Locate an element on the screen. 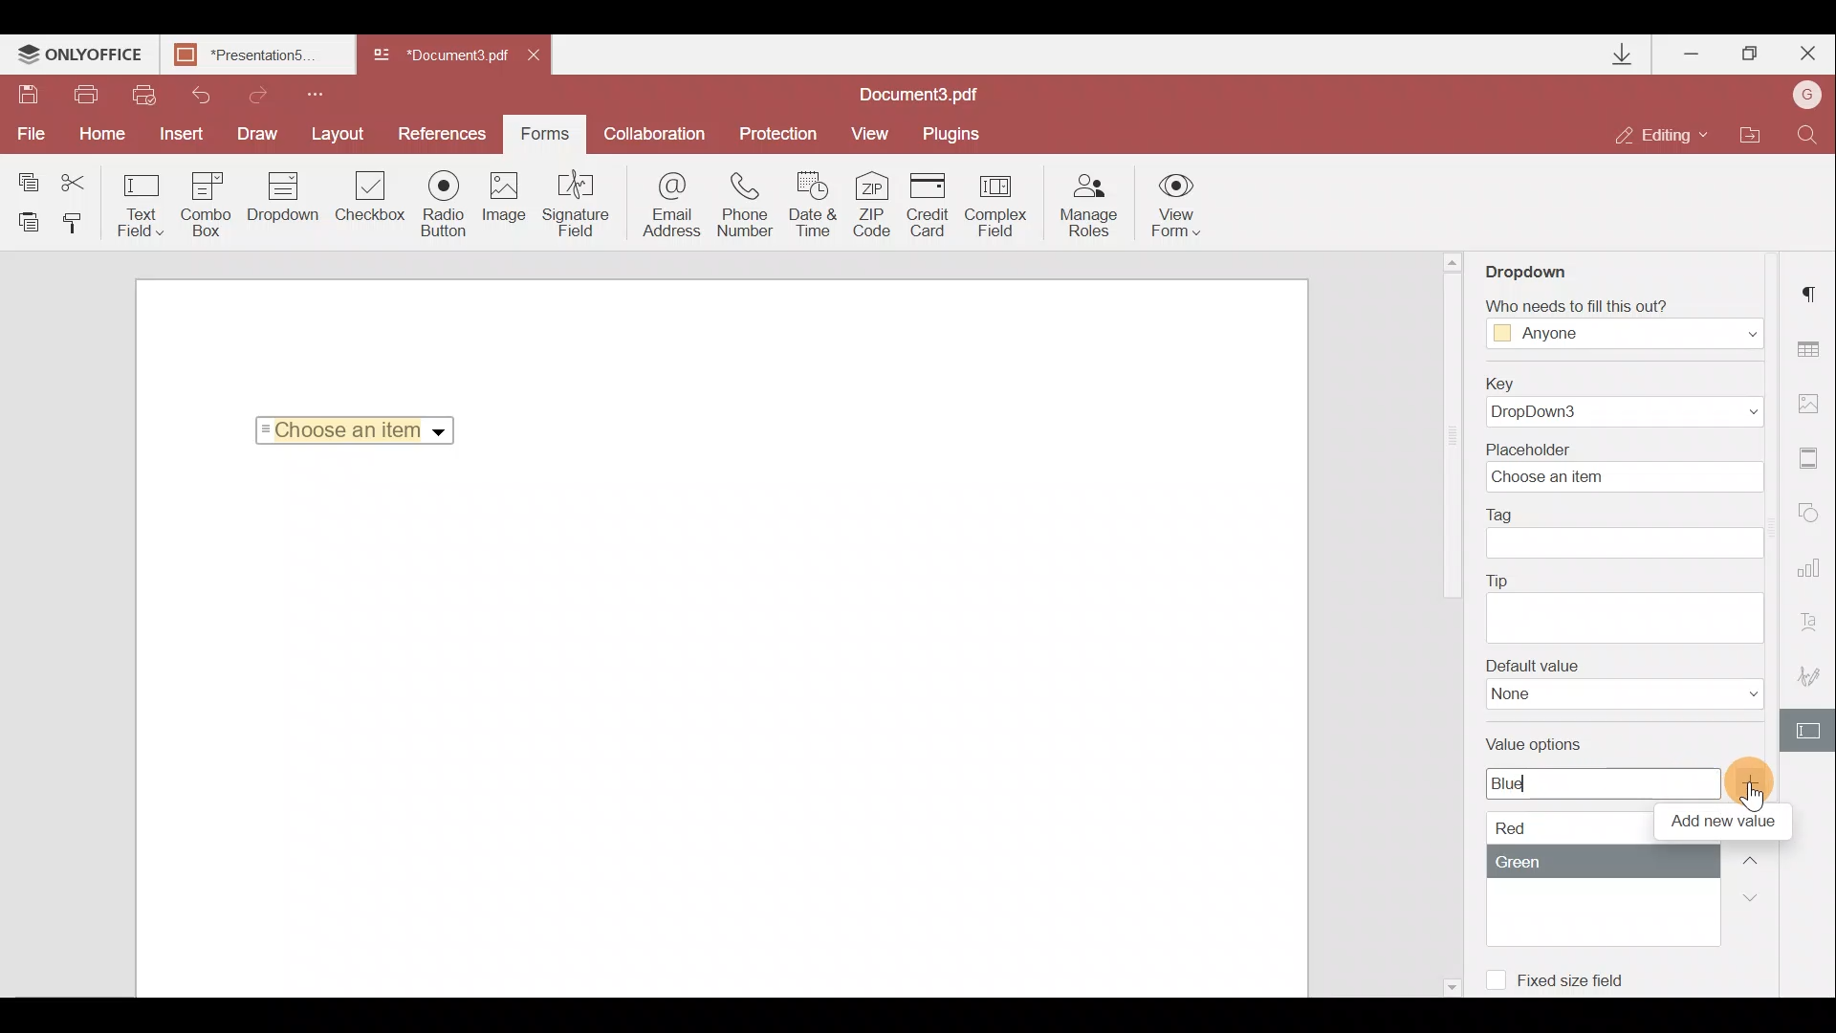 The width and height of the screenshot is (1836, 1033). Editing mode is located at coordinates (1663, 137).